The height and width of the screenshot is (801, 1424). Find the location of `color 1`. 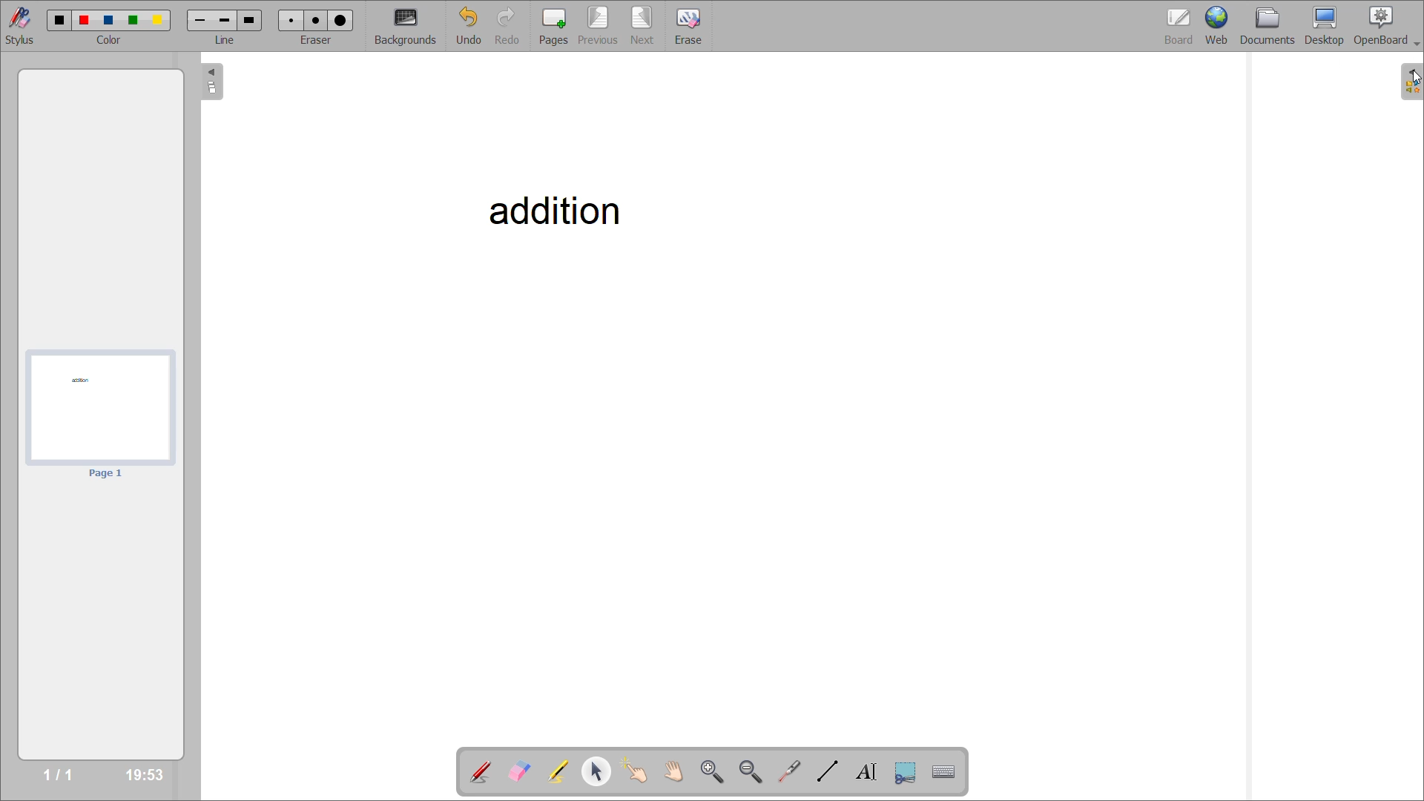

color 1 is located at coordinates (60, 21).